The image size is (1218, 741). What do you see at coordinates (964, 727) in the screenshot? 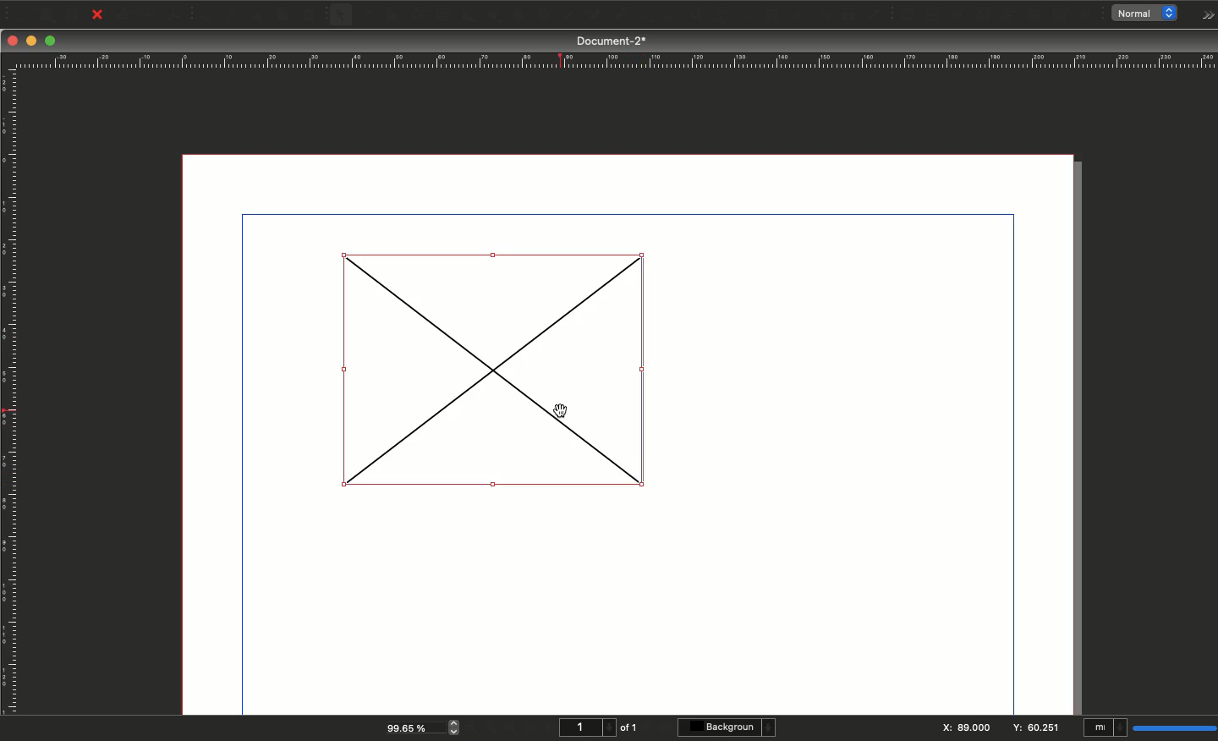
I see `X: 89.000` at bounding box center [964, 727].